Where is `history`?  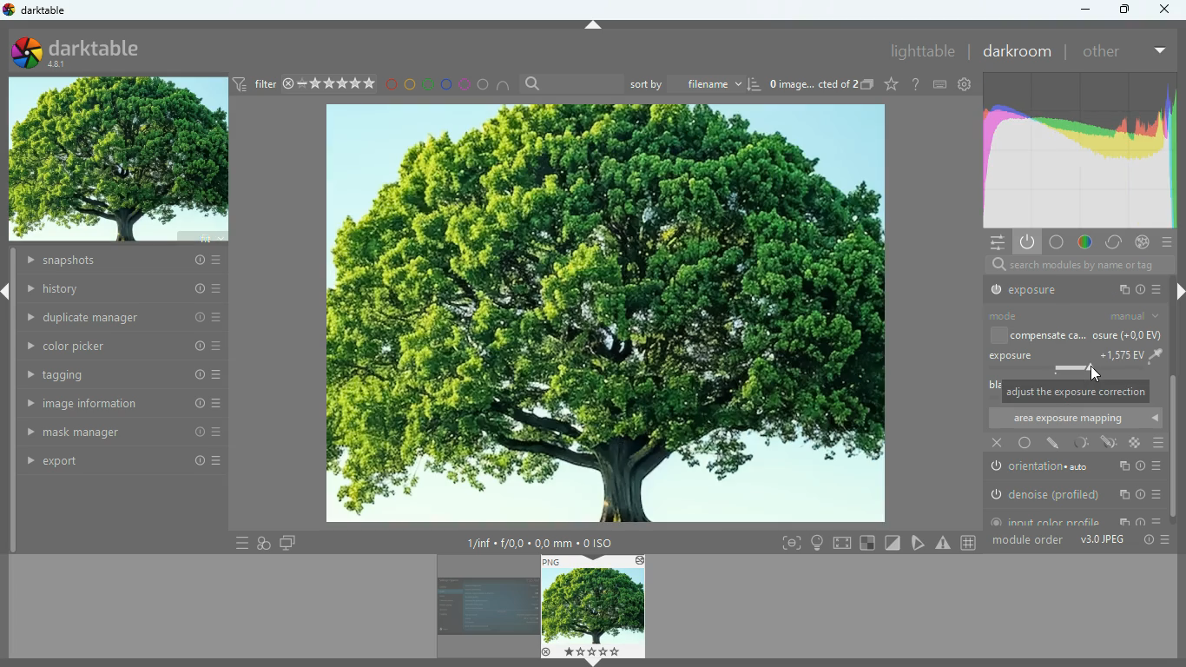
history is located at coordinates (116, 261).